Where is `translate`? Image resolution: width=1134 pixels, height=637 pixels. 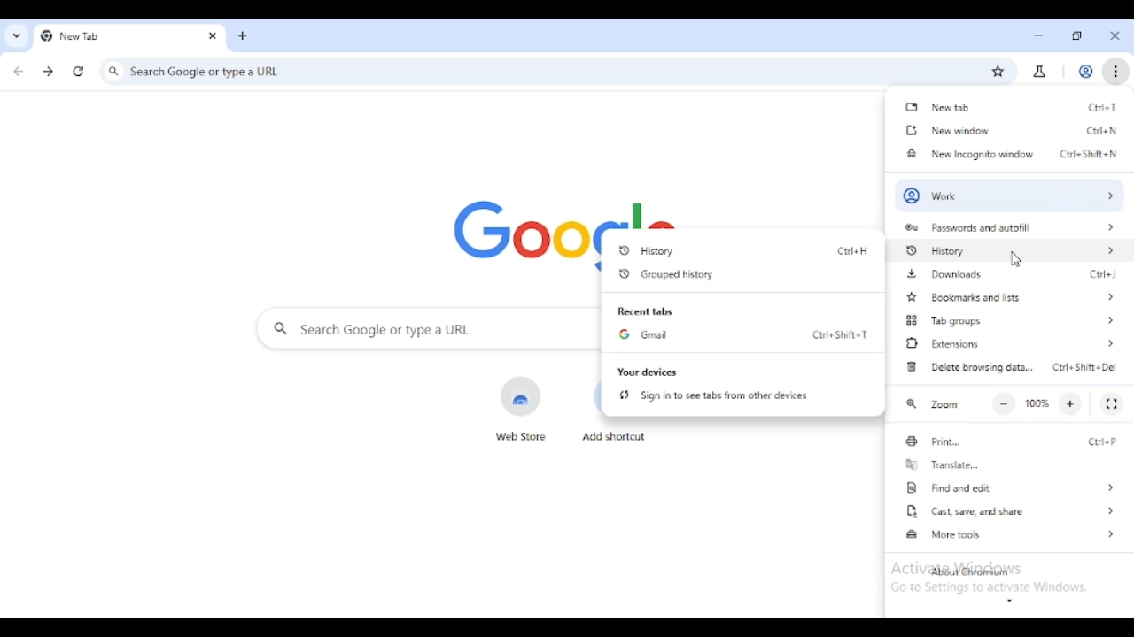 translate is located at coordinates (941, 464).